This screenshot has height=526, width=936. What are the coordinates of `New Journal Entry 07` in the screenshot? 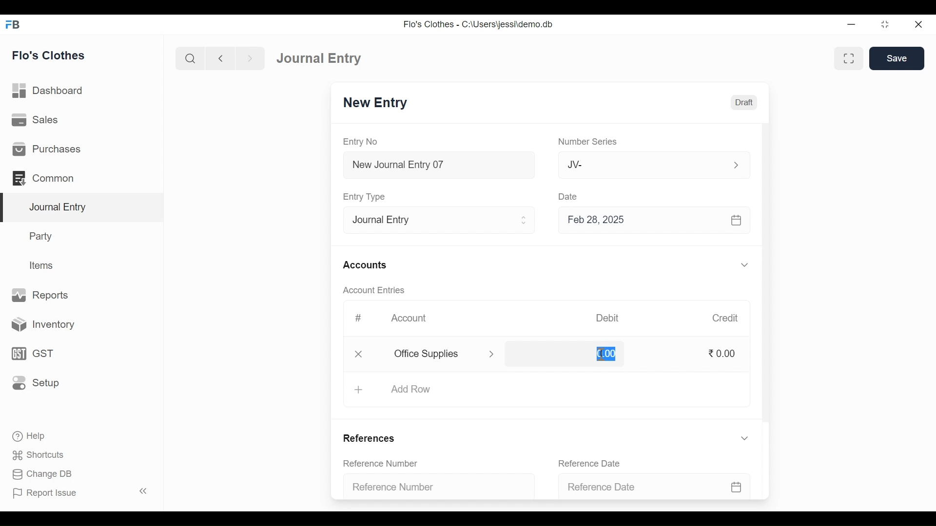 It's located at (440, 167).